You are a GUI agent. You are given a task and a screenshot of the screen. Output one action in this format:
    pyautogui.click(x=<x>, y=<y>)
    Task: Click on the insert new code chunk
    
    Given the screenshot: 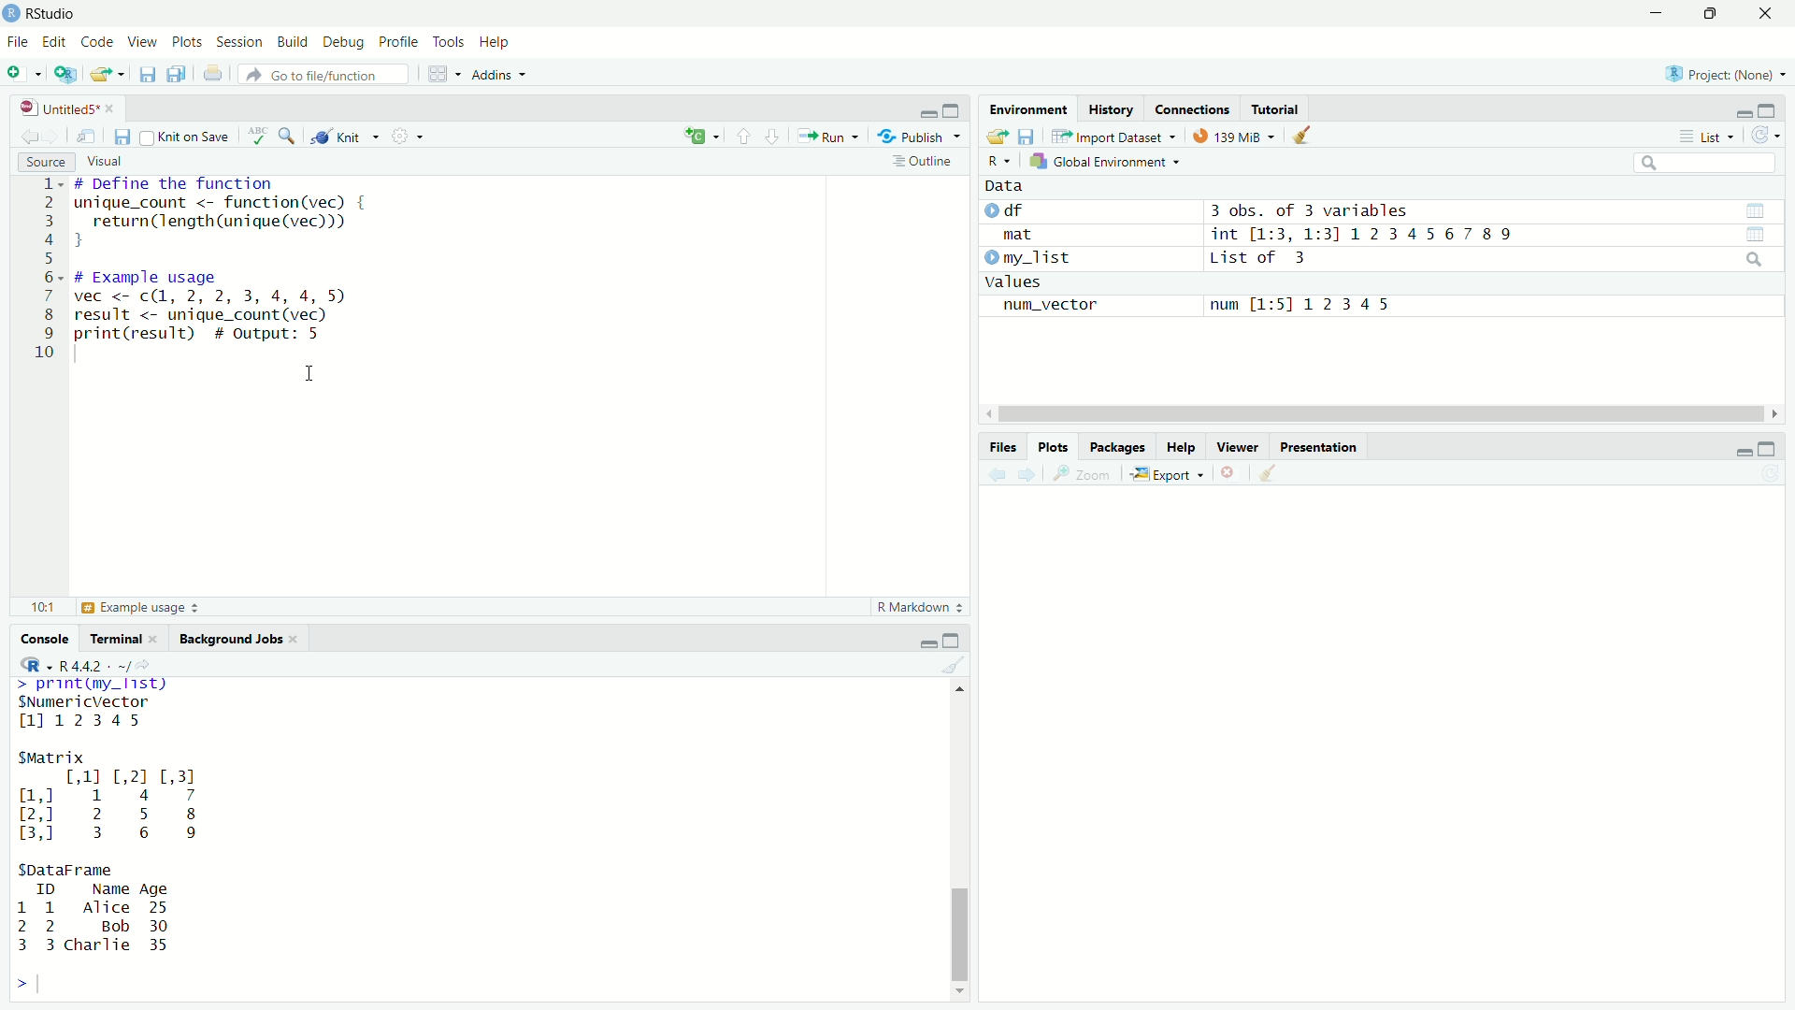 What is the action you would take?
    pyautogui.click(x=699, y=137)
    